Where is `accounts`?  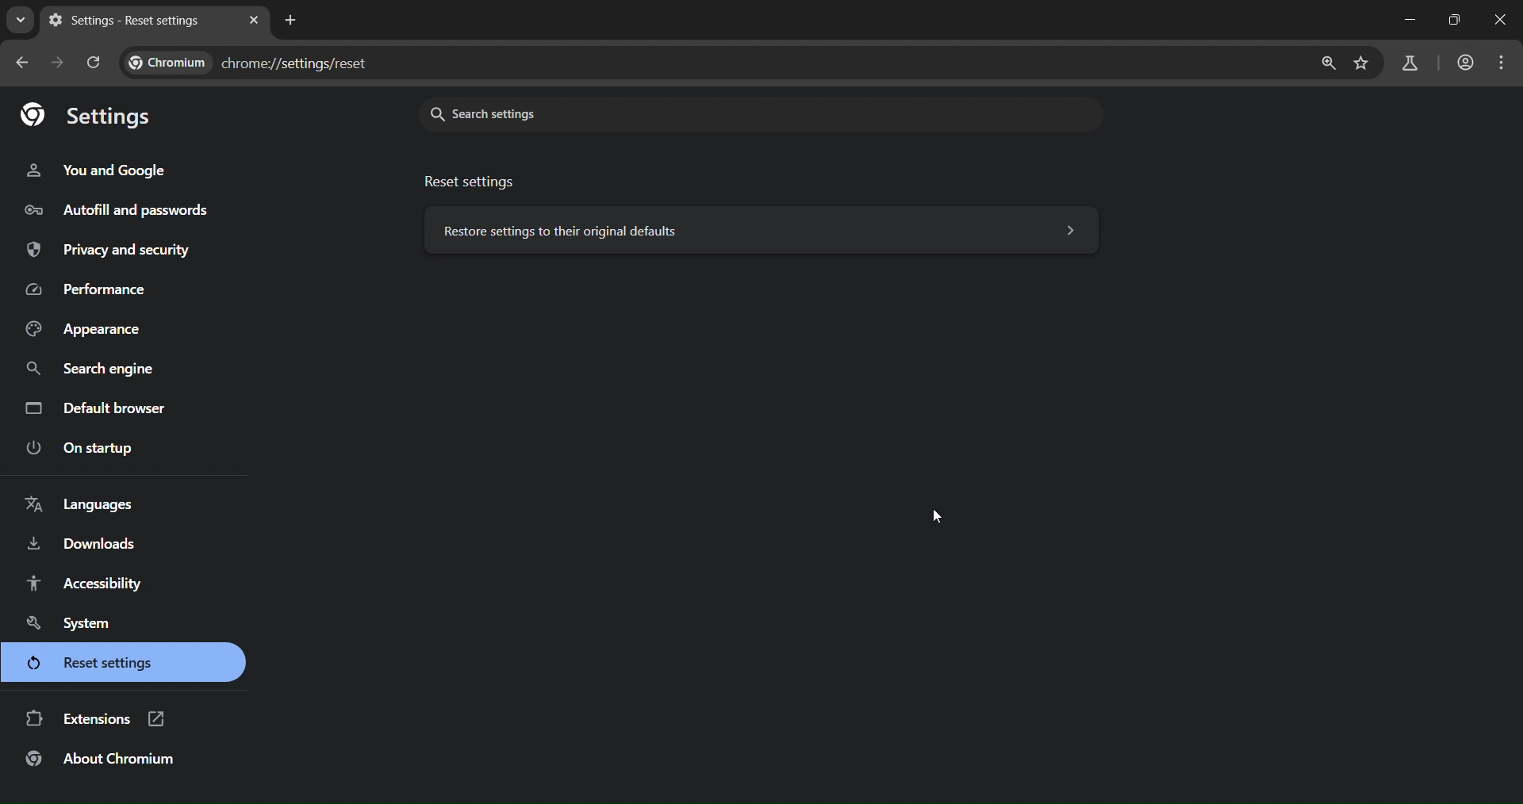
accounts is located at coordinates (1465, 61).